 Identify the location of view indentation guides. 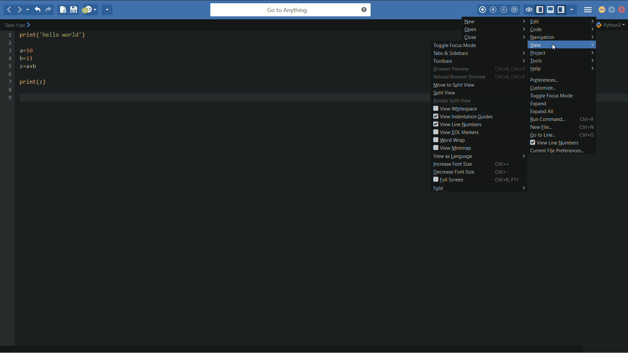
(462, 116).